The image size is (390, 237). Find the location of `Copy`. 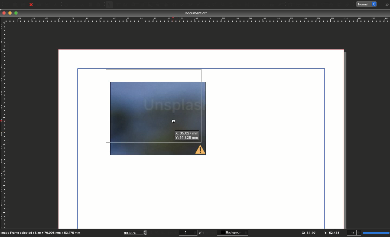

Copy is located at coordinates (91, 5).